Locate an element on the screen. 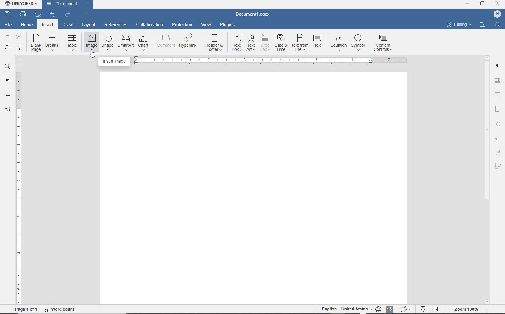 Image resolution: width=505 pixels, height=314 pixels. quick print is located at coordinates (38, 14).